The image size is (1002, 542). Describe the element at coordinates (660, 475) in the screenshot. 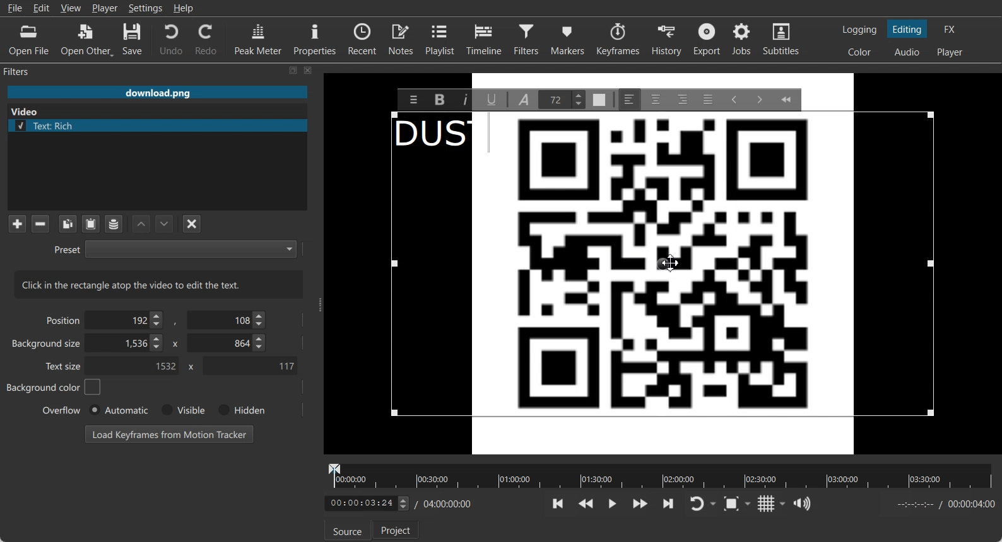

I see `Video timeline` at that location.